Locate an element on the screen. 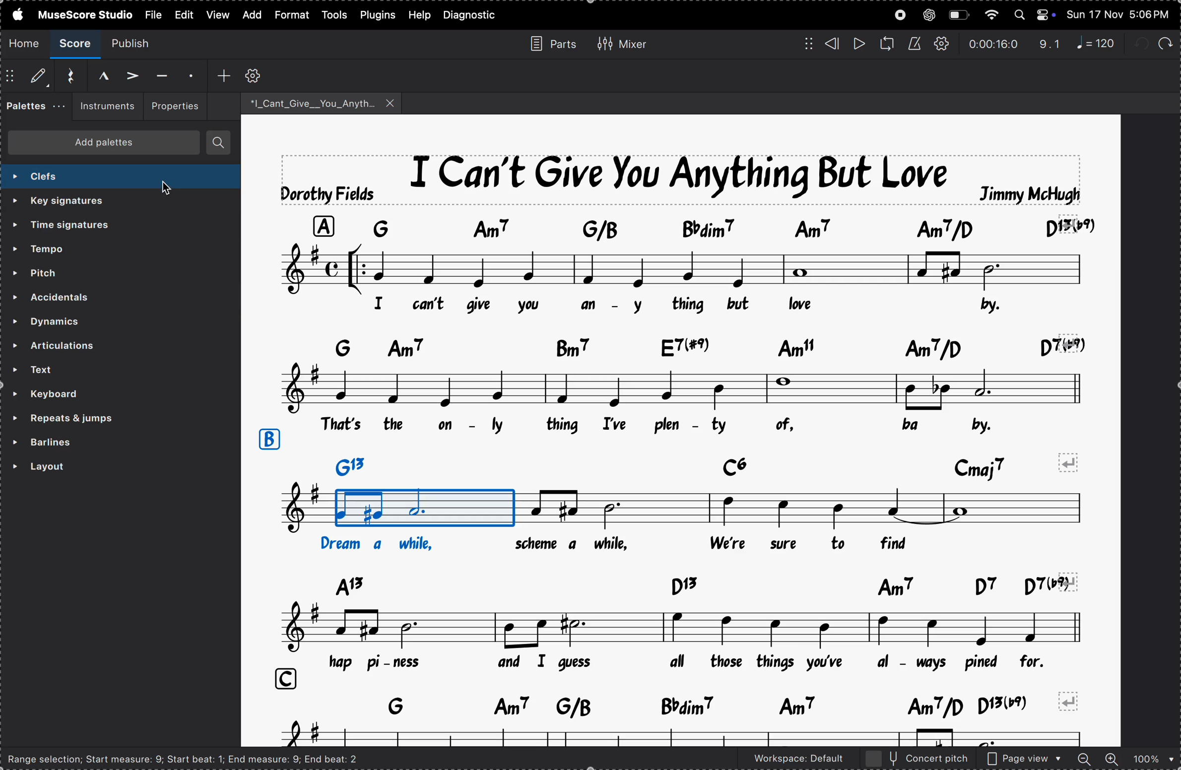 This screenshot has height=770, width=1181. lyrics is located at coordinates (687, 426).